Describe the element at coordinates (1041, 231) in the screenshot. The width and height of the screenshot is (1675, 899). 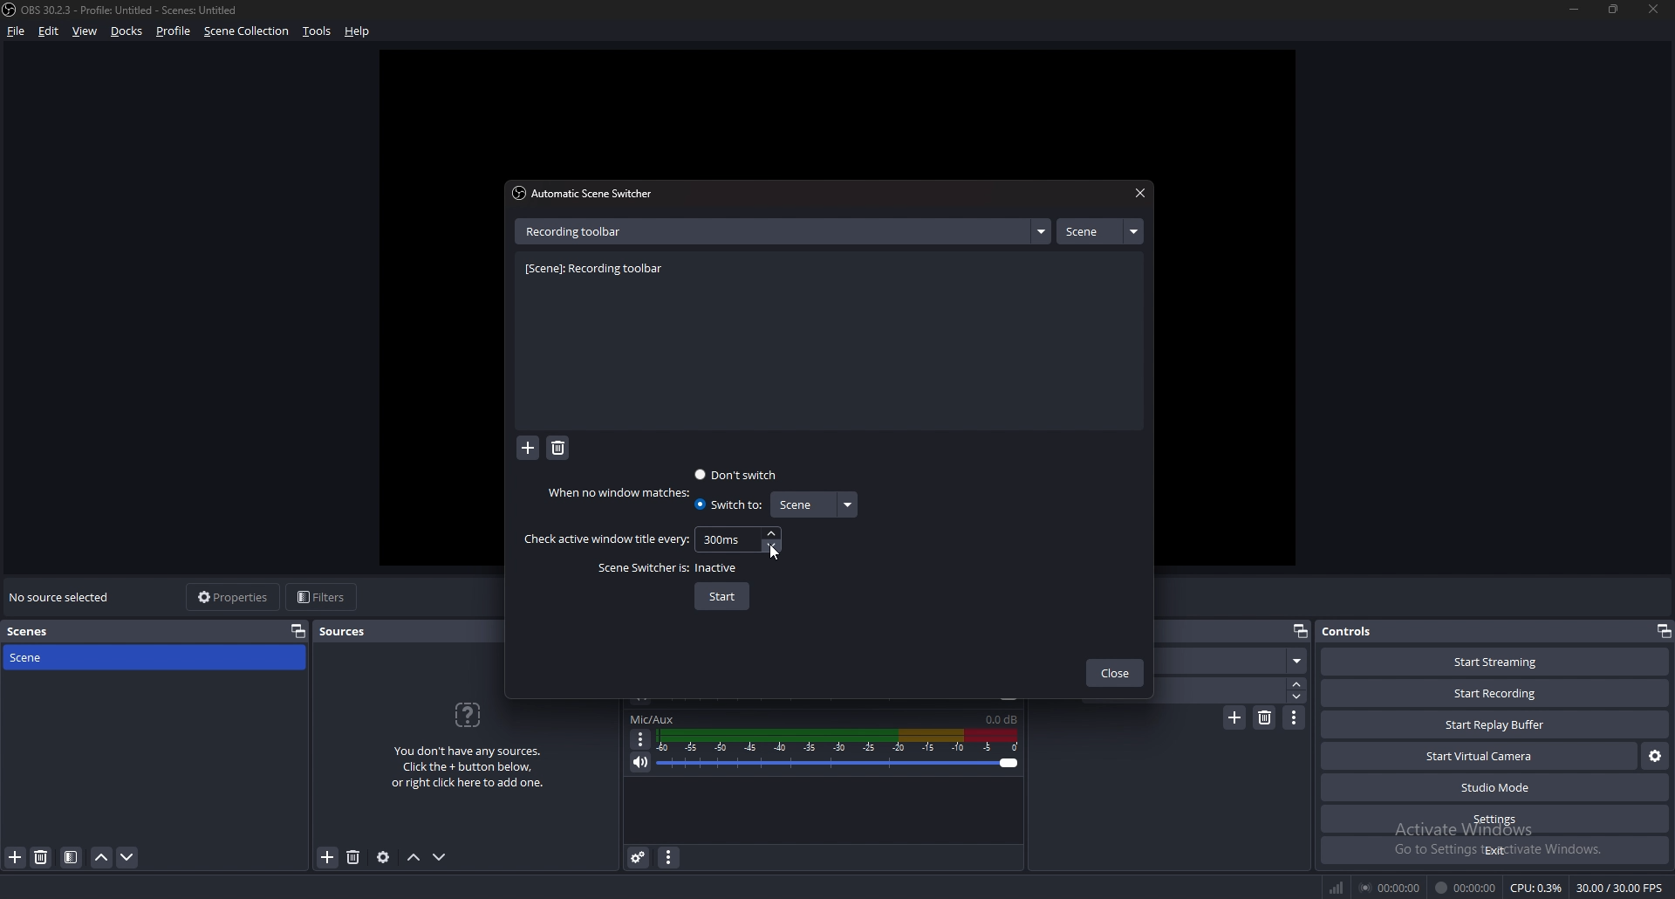
I see `expand` at that location.